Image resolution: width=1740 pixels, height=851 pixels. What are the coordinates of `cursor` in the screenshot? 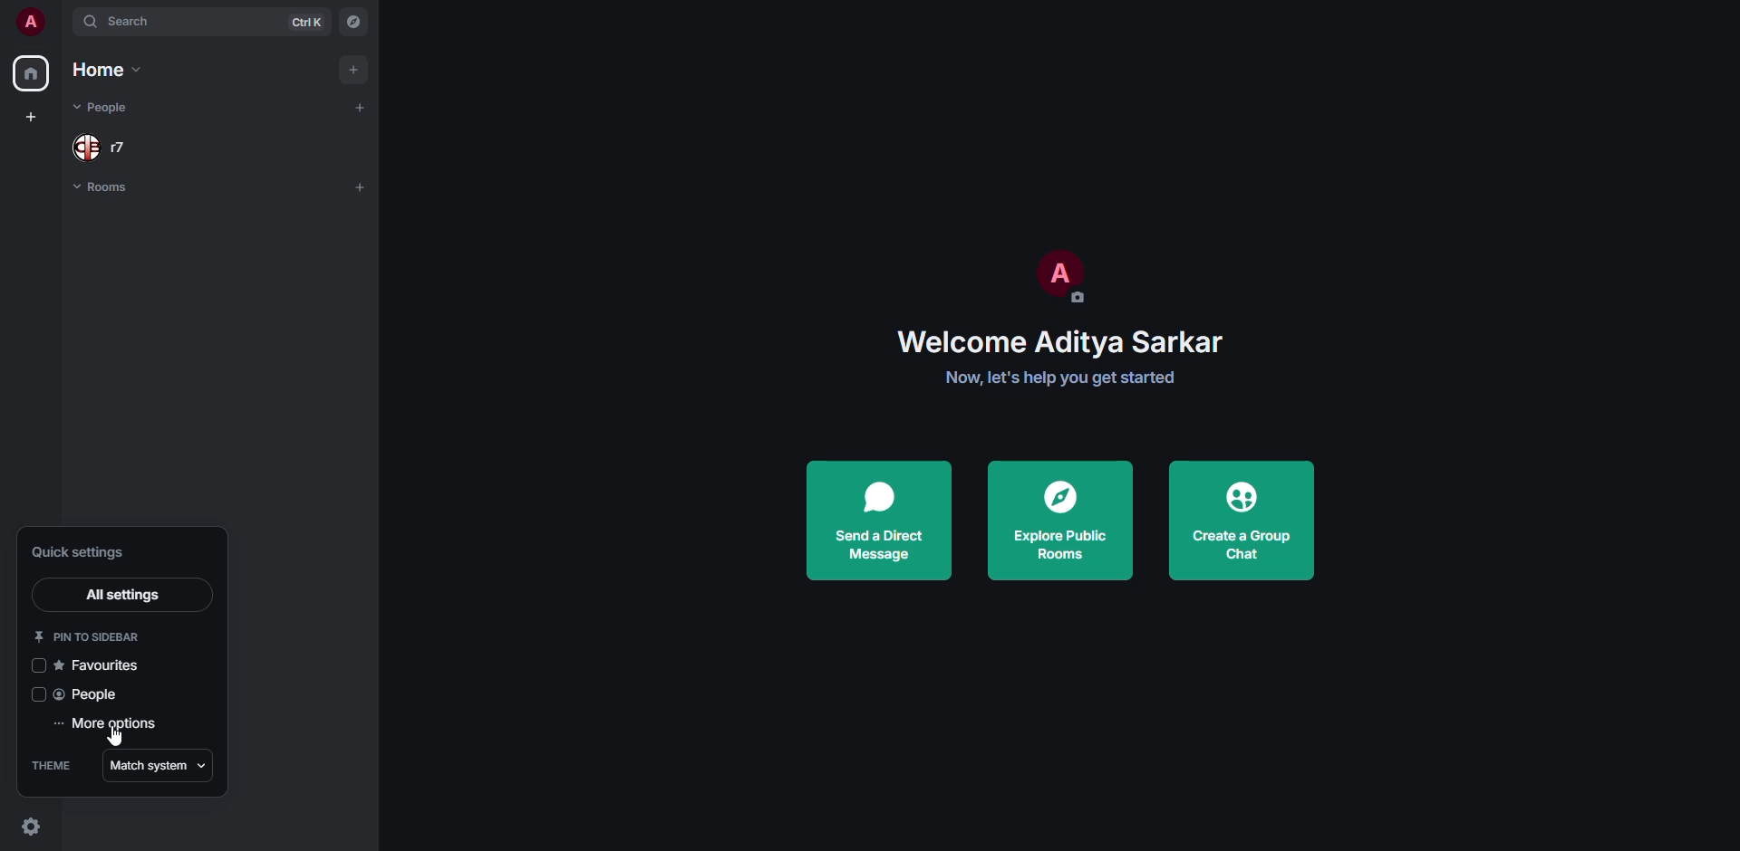 It's located at (120, 741).